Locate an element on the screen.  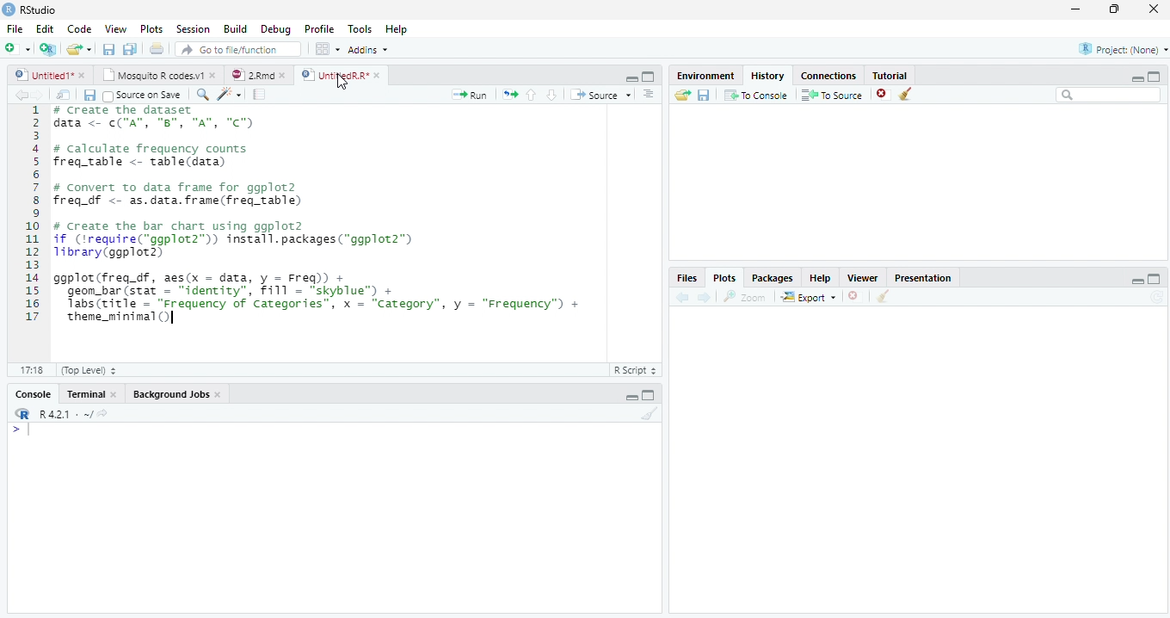
Clear Console is located at coordinates (648, 415).